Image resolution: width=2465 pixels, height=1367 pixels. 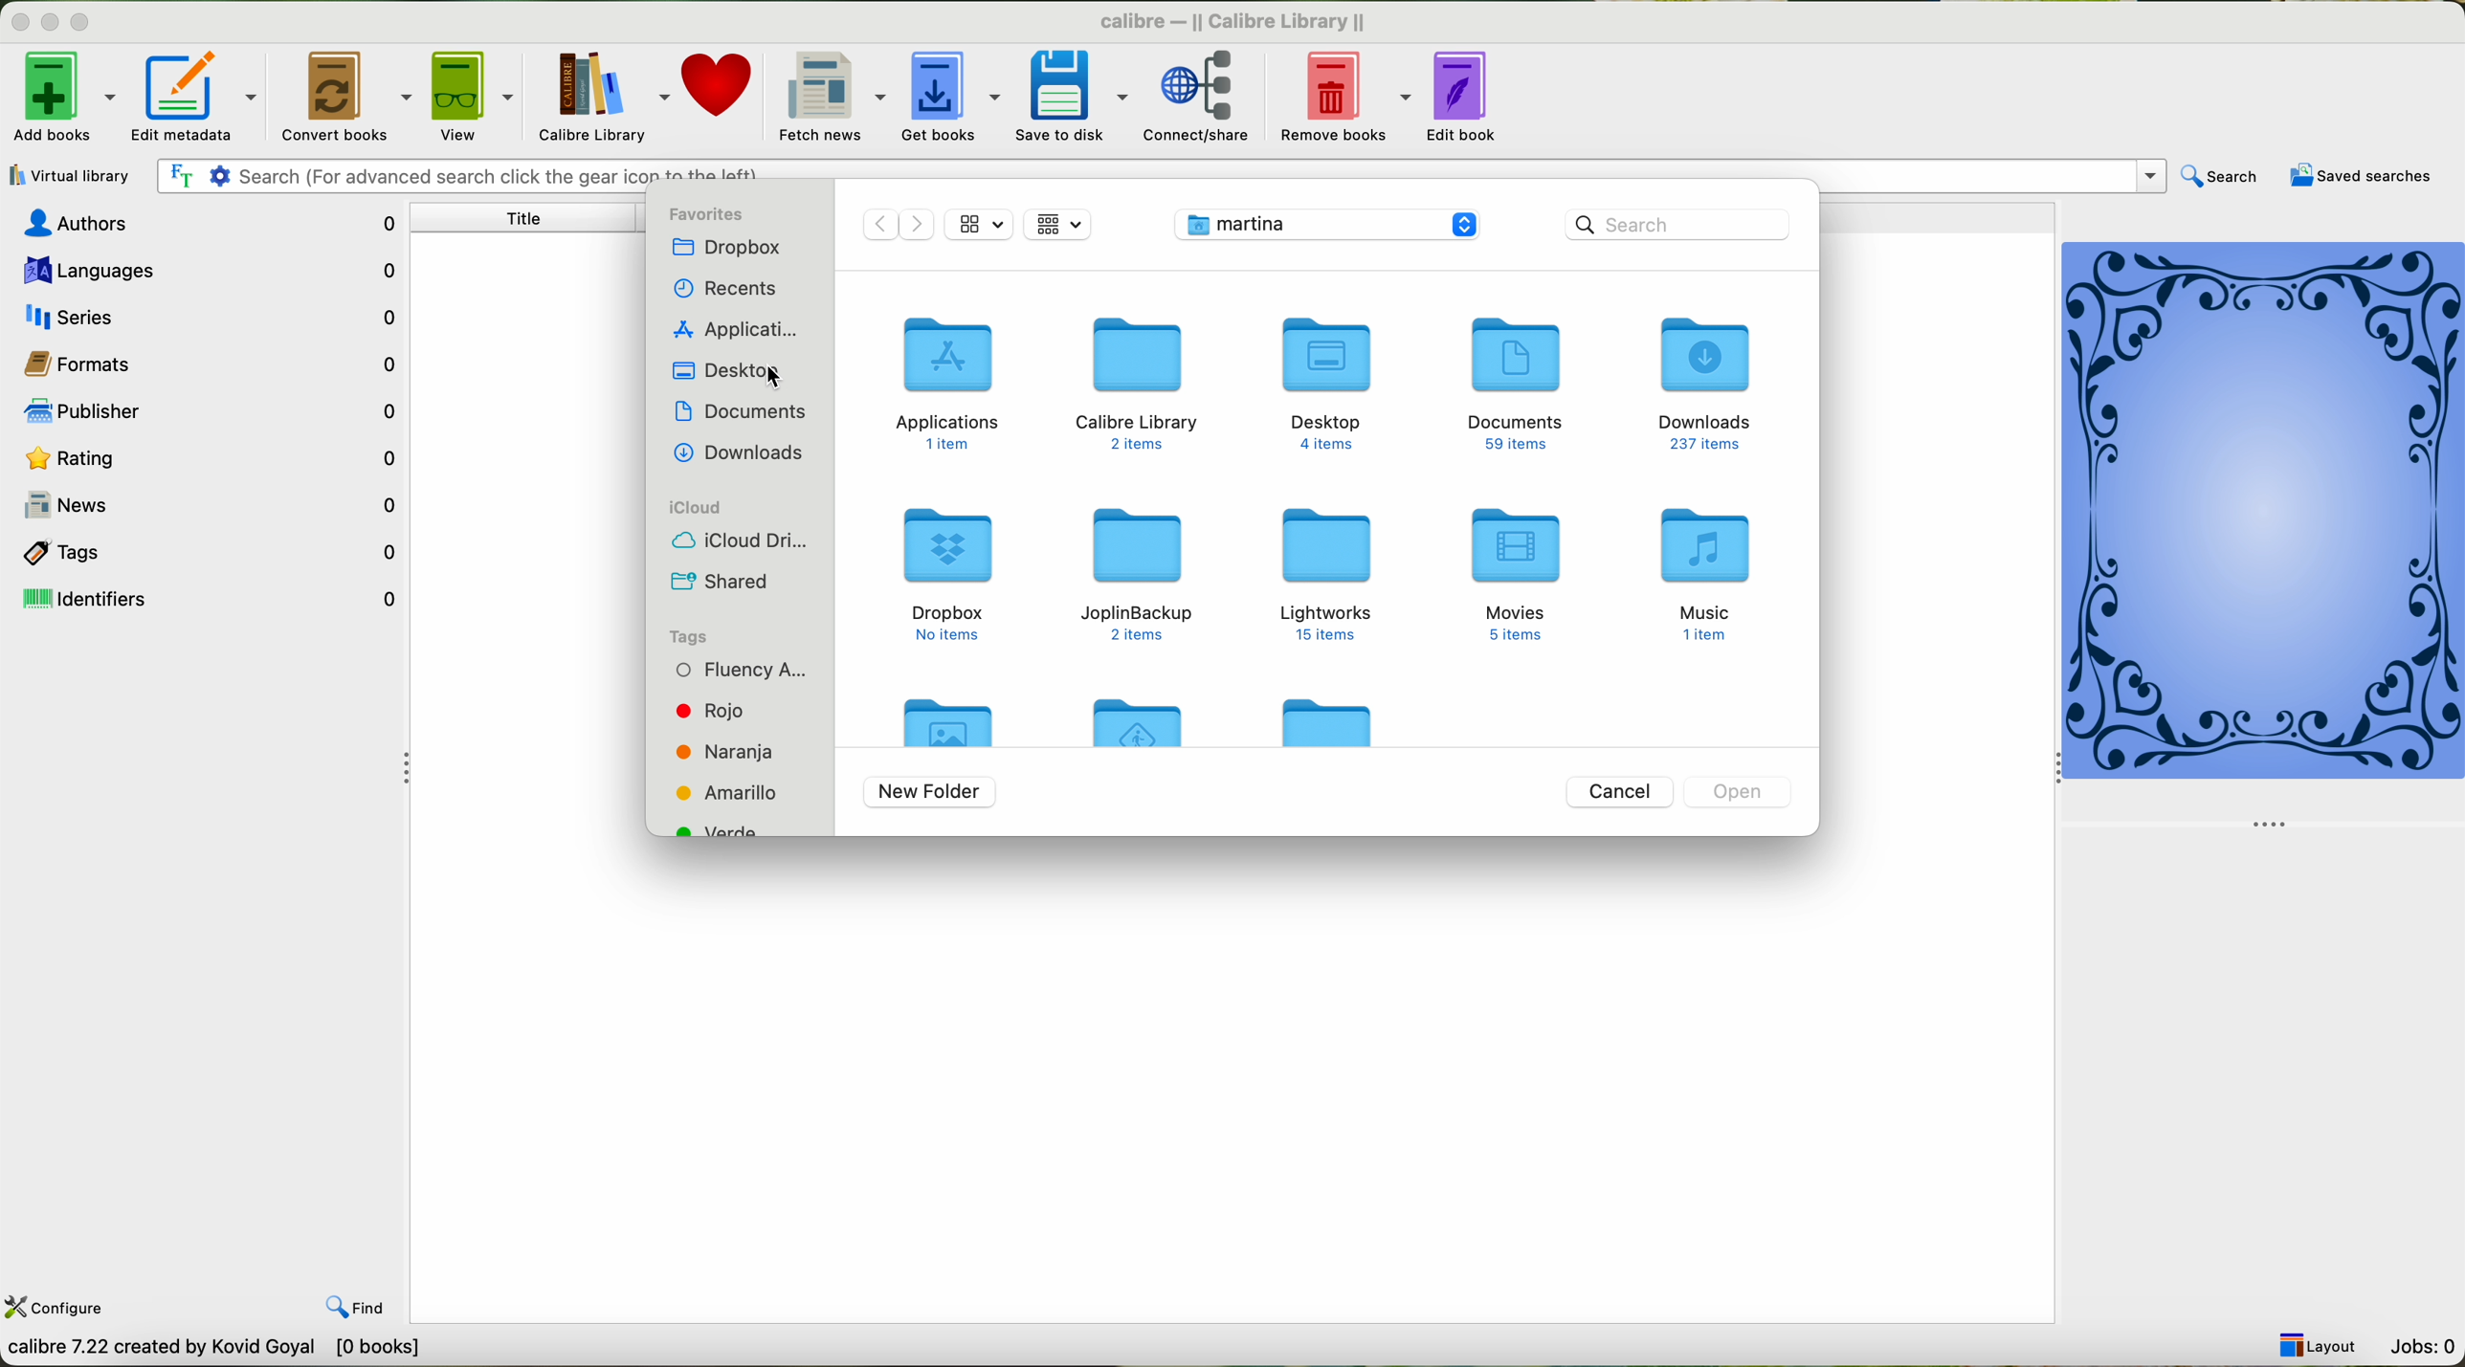 I want to click on publisher, so click(x=202, y=411).